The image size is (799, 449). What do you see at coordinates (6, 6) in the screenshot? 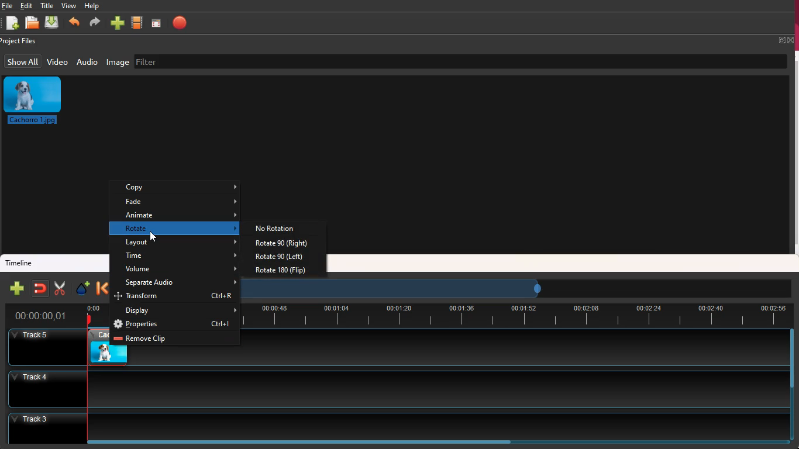
I see `file` at bounding box center [6, 6].